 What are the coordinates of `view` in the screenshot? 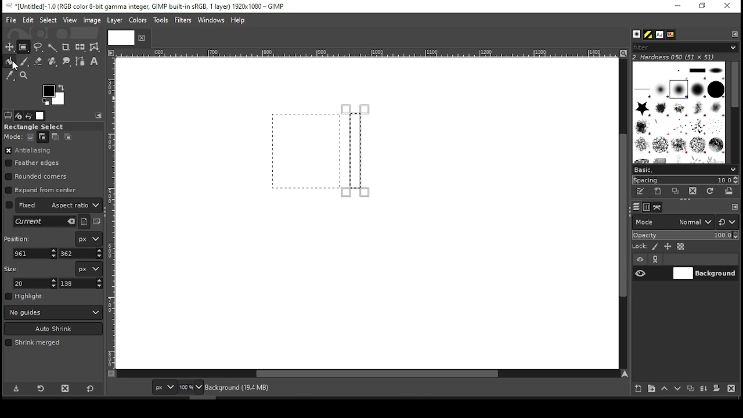 It's located at (70, 21).